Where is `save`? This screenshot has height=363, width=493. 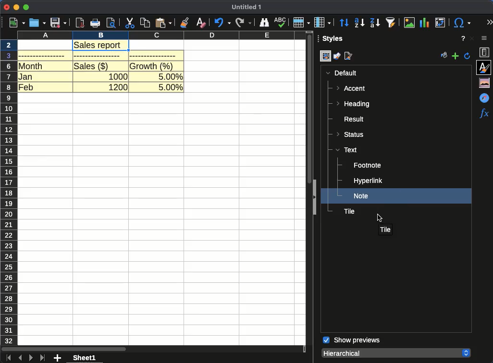
save is located at coordinates (59, 23).